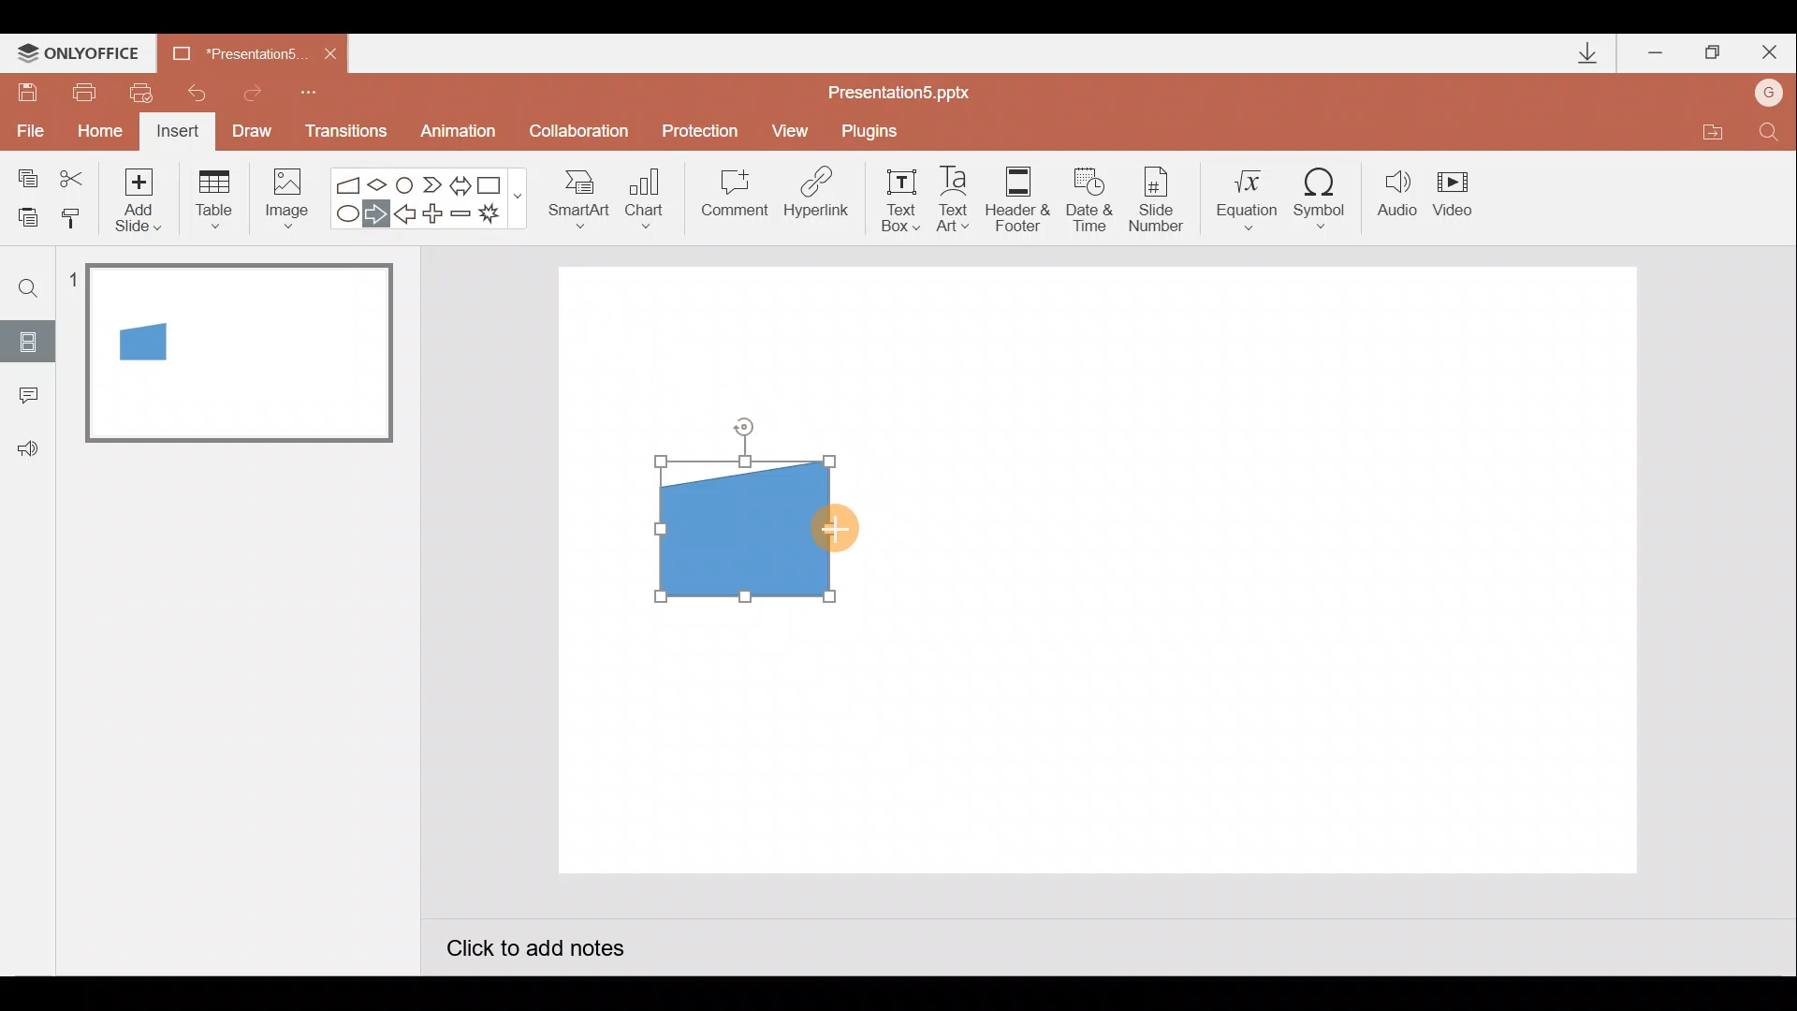 This screenshot has width=1797, height=1011. What do you see at coordinates (732, 199) in the screenshot?
I see `Comment` at bounding box center [732, 199].